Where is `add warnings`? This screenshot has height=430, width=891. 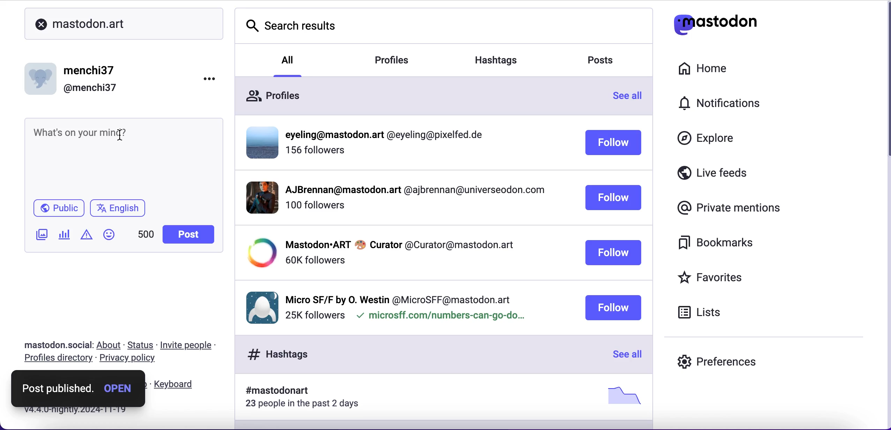 add warnings is located at coordinates (86, 237).